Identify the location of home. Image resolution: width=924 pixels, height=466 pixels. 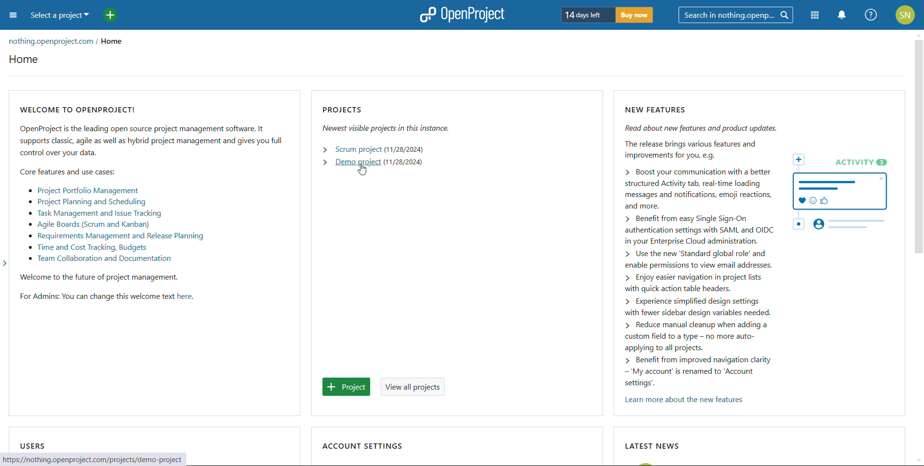
(23, 59).